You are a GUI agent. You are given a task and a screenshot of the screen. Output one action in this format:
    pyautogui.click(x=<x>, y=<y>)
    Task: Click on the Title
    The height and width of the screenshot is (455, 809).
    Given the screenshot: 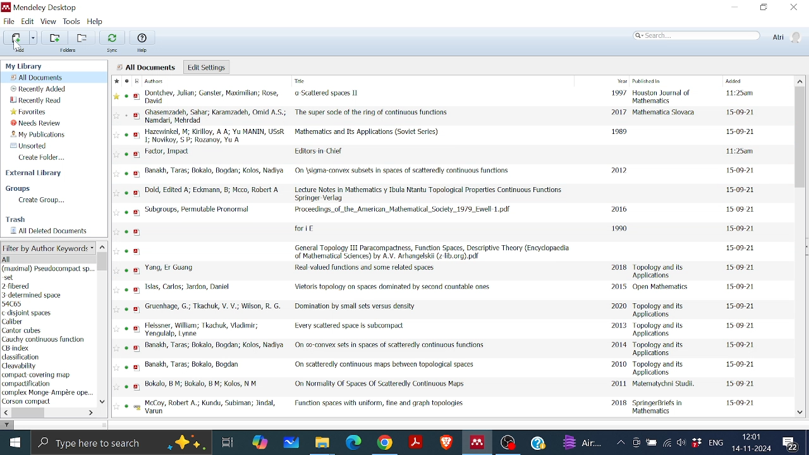 What is the action you would take?
    pyautogui.click(x=378, y=114)
    